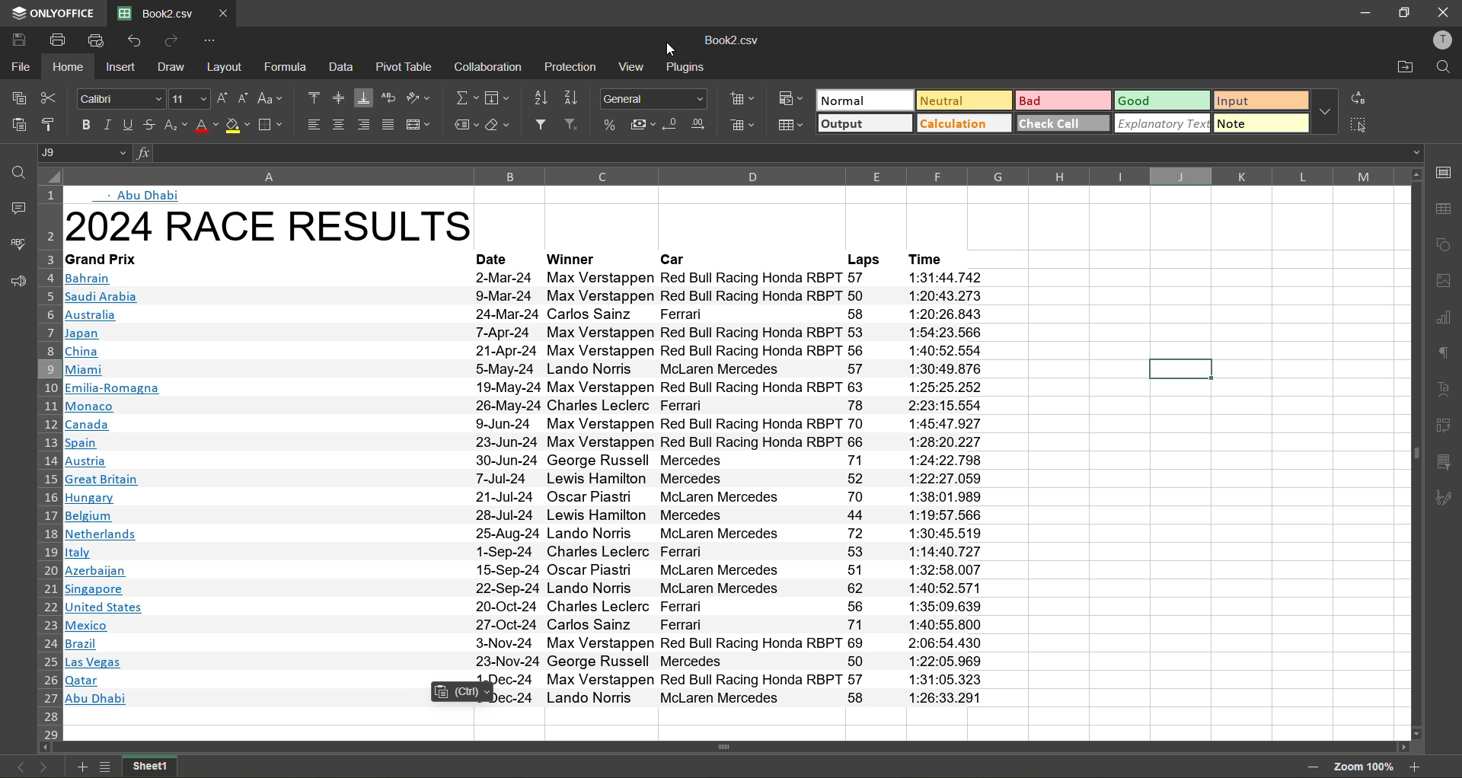  Describe the element at coordinates (793, 125) in the screenshot. I see `format as table` at that location.